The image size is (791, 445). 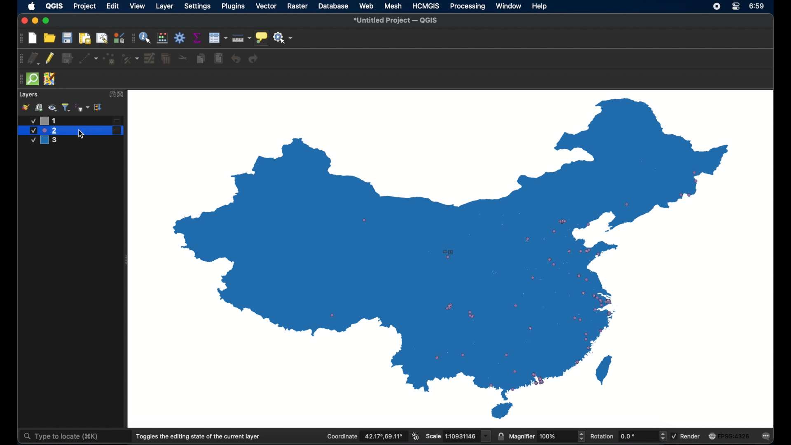 What do you see at coordinates (102, 38) in the screenshot?
I see `open layout manager` at bounding box center [102, 38].